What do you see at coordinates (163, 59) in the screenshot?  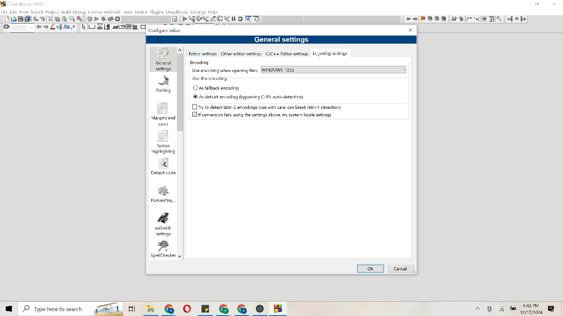 I see `General settings` at bounding box center [163, 59].